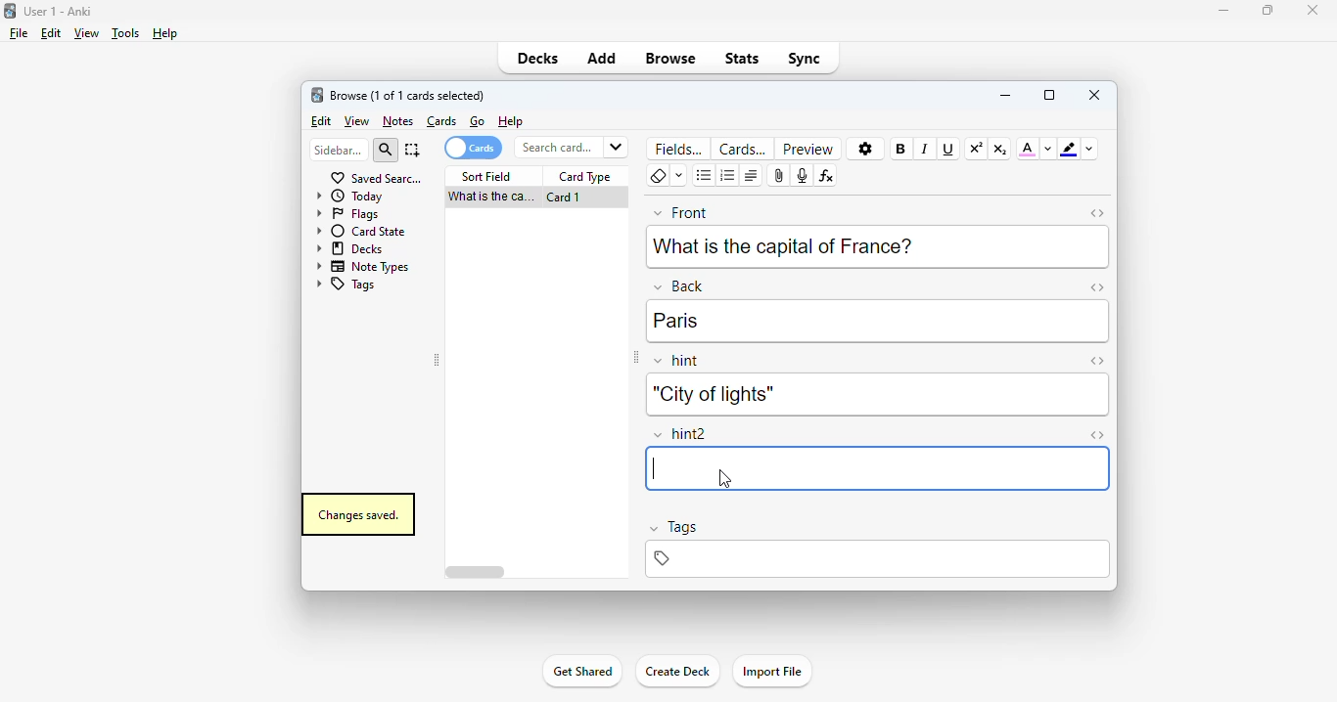 Image resolution: width=1337 pixels, height=702 pixels. I want to click on maximize, so click(1049, 95).